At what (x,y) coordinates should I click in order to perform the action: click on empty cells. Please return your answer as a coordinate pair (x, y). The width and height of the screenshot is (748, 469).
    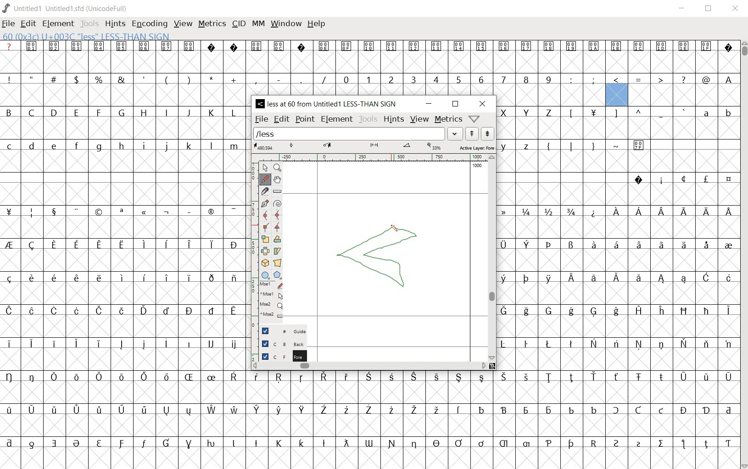
    Looking at the image, I should click on (125, 127).